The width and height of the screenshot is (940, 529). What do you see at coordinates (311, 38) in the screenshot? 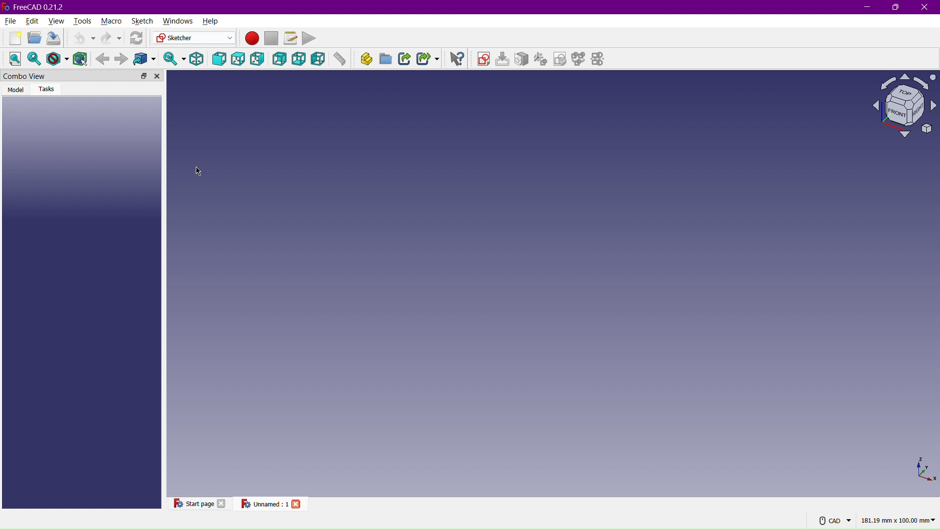
I see `Play macro` at bounding box center [311, 38].